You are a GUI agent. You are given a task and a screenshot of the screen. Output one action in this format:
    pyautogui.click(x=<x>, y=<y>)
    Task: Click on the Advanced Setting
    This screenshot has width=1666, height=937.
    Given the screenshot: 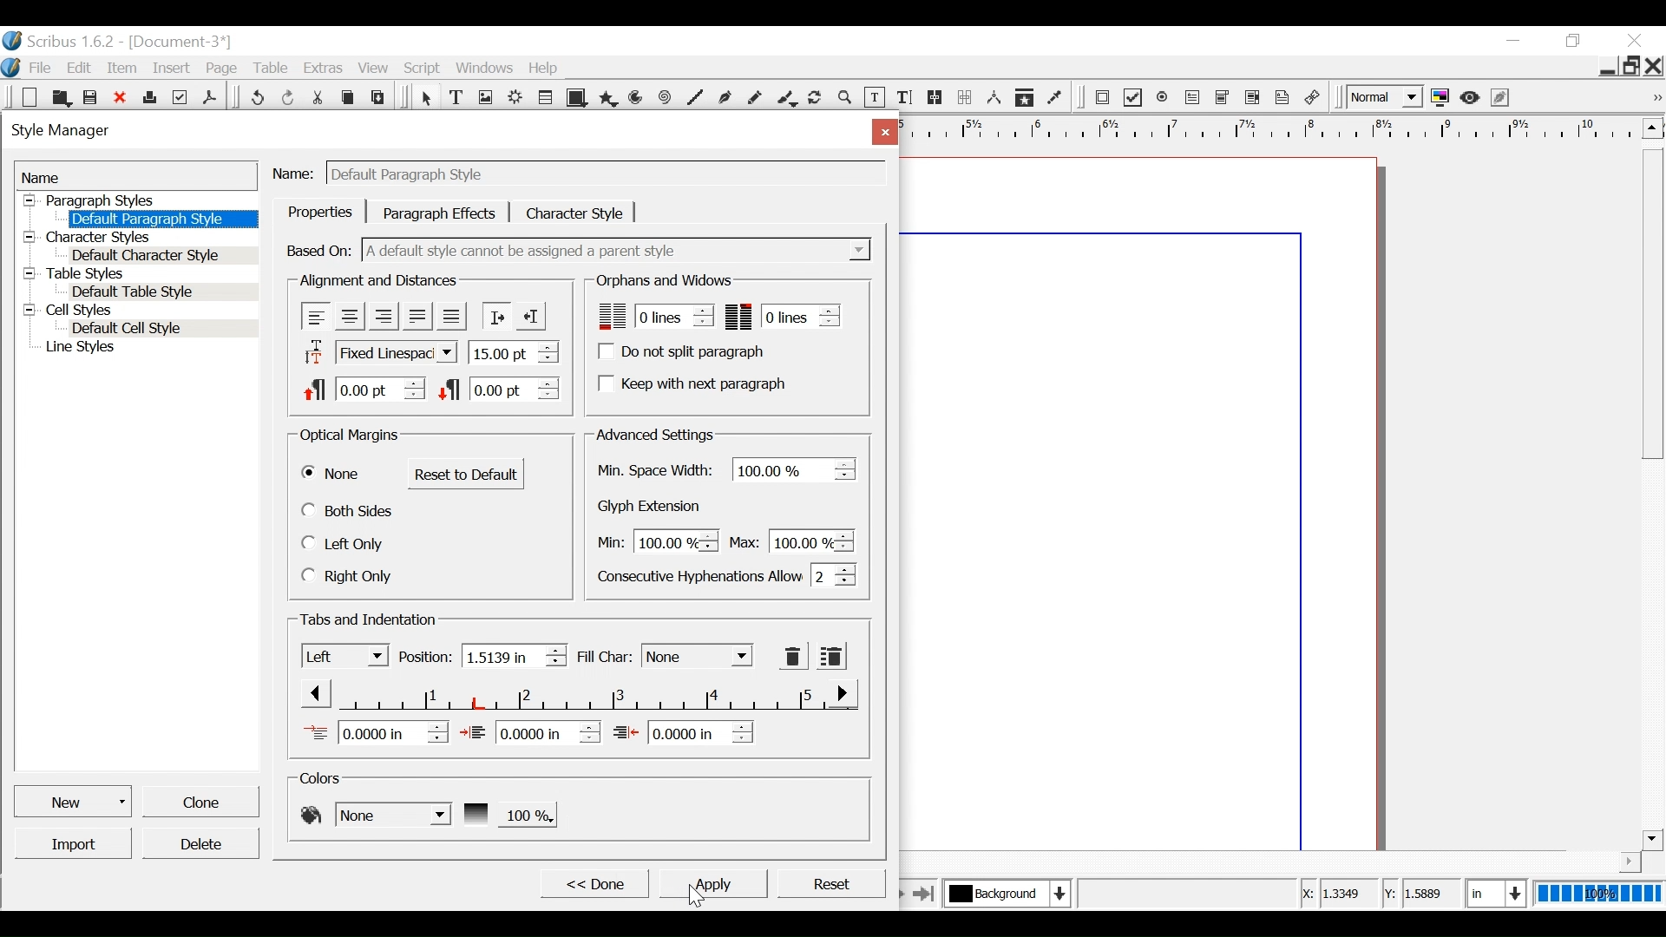 What is the action you would take?
    pyautogui.click(x=654, y=435)
    